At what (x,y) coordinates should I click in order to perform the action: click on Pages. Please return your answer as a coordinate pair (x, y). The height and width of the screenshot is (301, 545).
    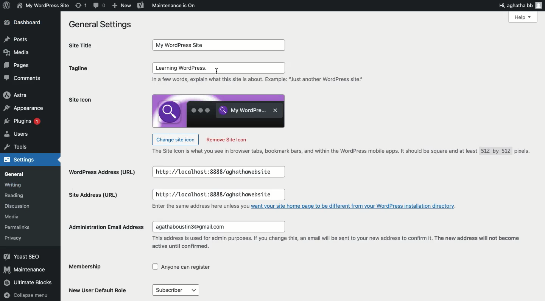
    Looking at the image, I should click on (19, 65).